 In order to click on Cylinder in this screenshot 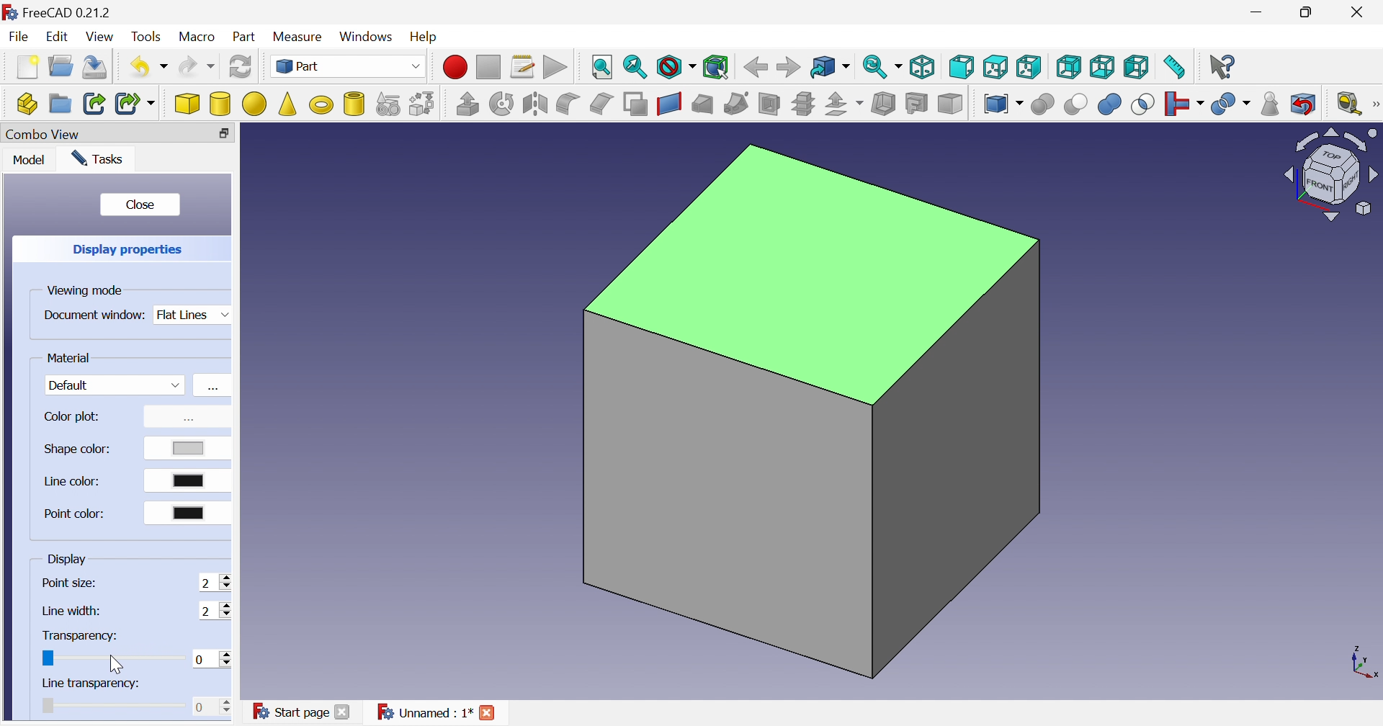, I will do `click(220, 105)`.